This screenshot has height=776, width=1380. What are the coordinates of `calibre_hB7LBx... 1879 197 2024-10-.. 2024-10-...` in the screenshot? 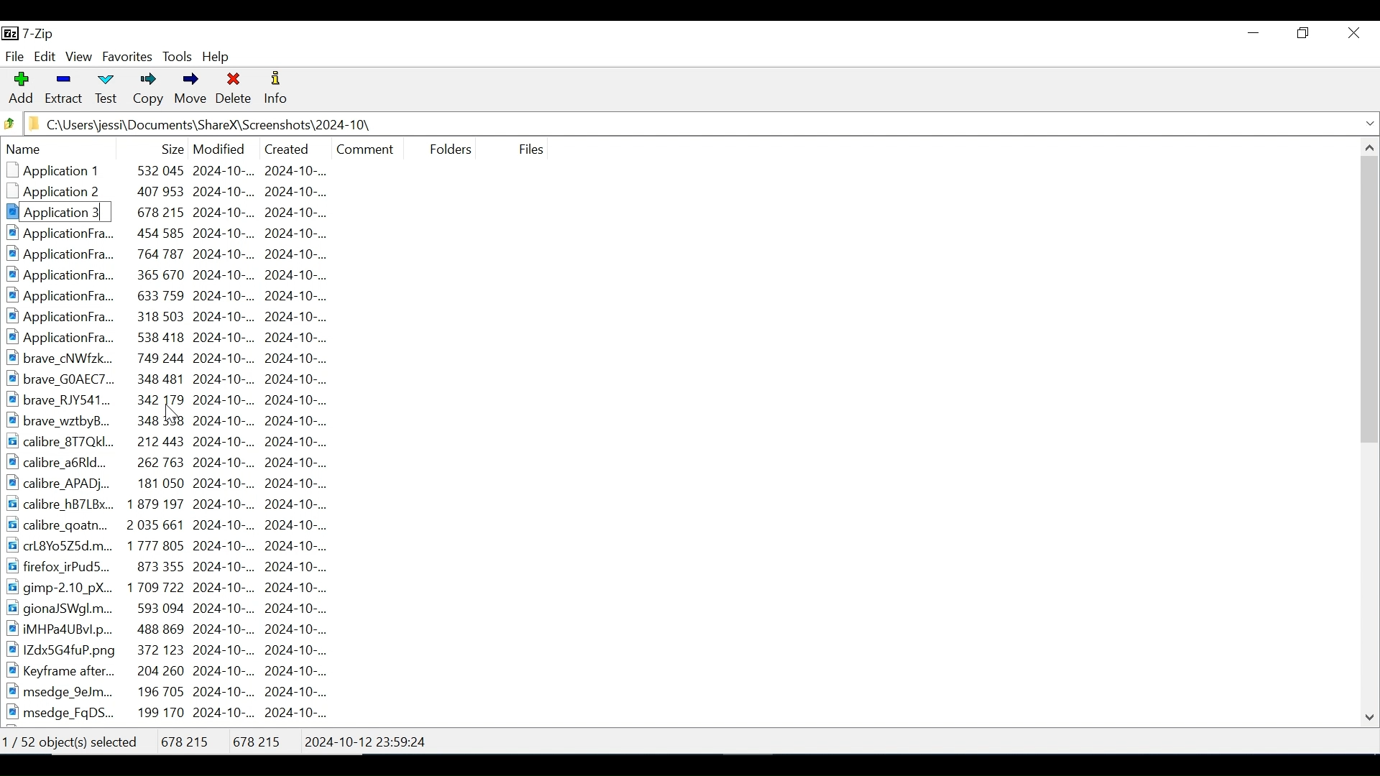 It's located at (178, 504).